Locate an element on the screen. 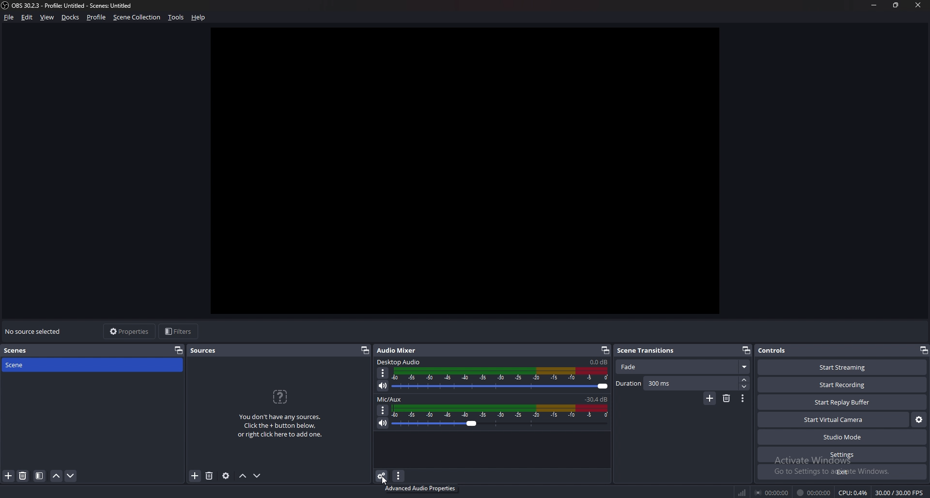 Image resolution: width=930 pixels, height=498 pixels. sources is located at coordinates (209, 349).